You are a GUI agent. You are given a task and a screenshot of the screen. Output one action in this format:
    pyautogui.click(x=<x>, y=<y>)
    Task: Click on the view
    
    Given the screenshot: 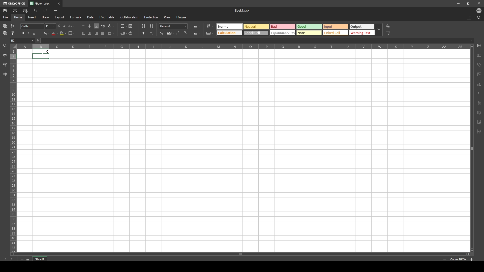 What is the action you would take?
    pyautogui.click(x=167, y=17)
    